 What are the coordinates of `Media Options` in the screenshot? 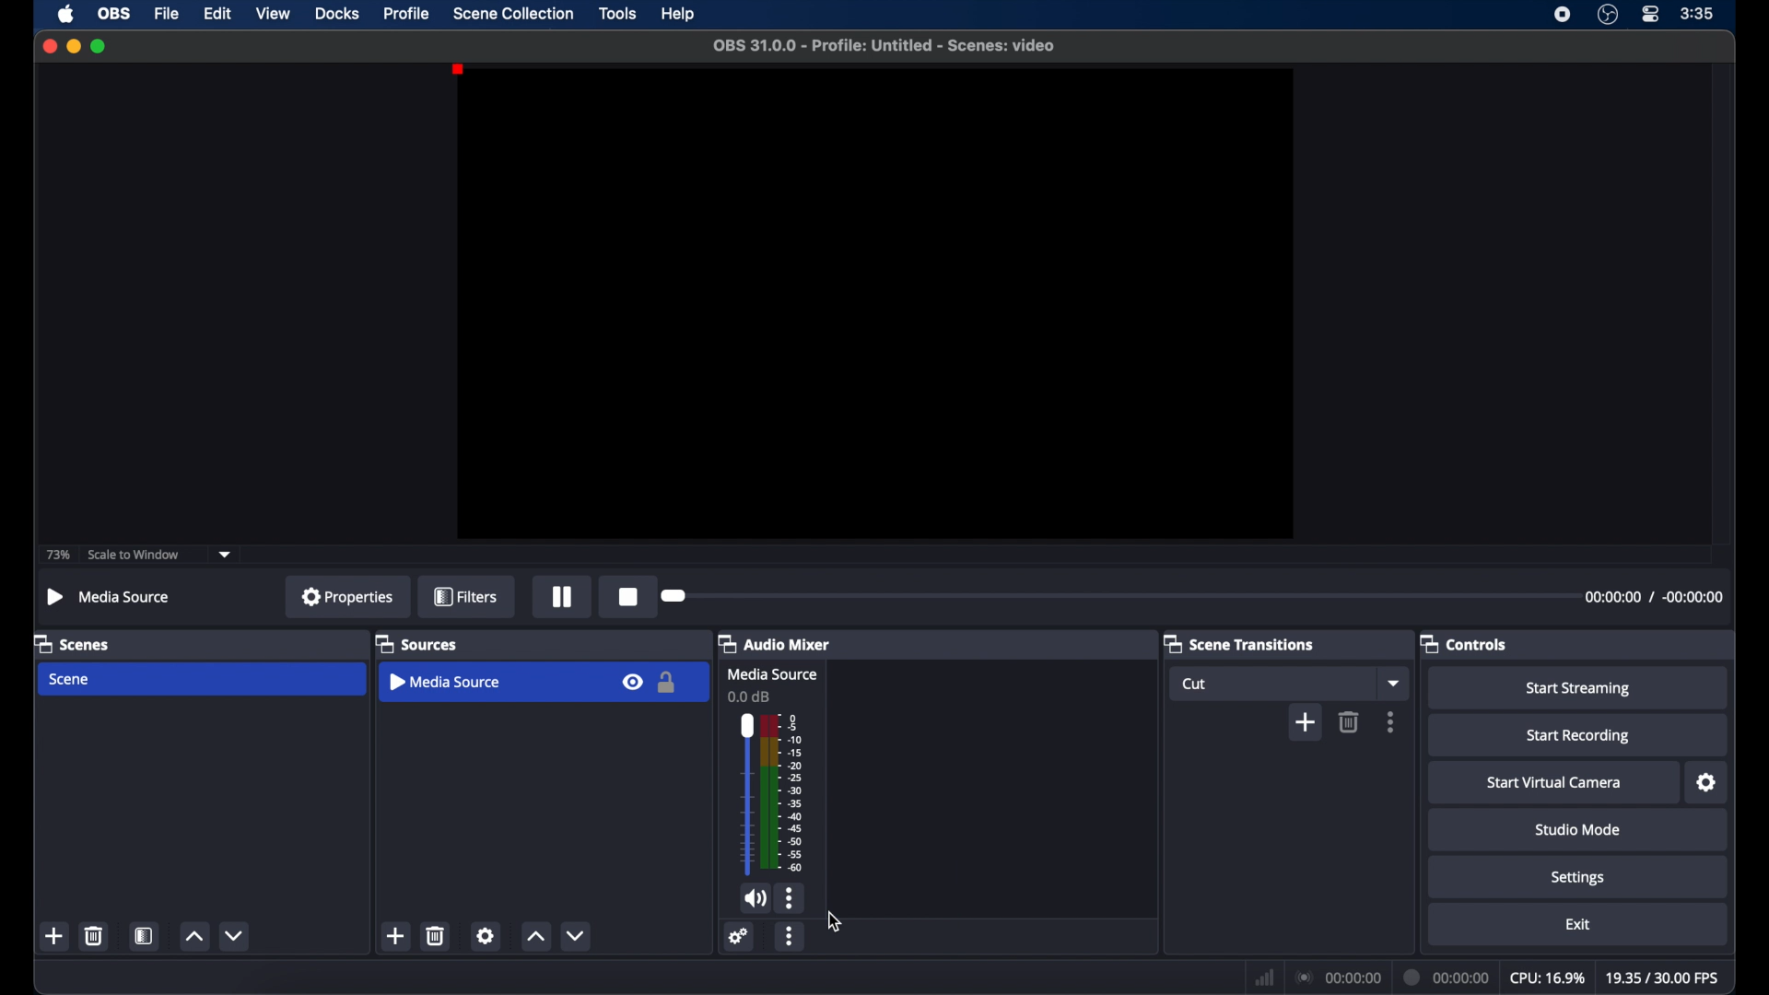 It's located at (788, 900).